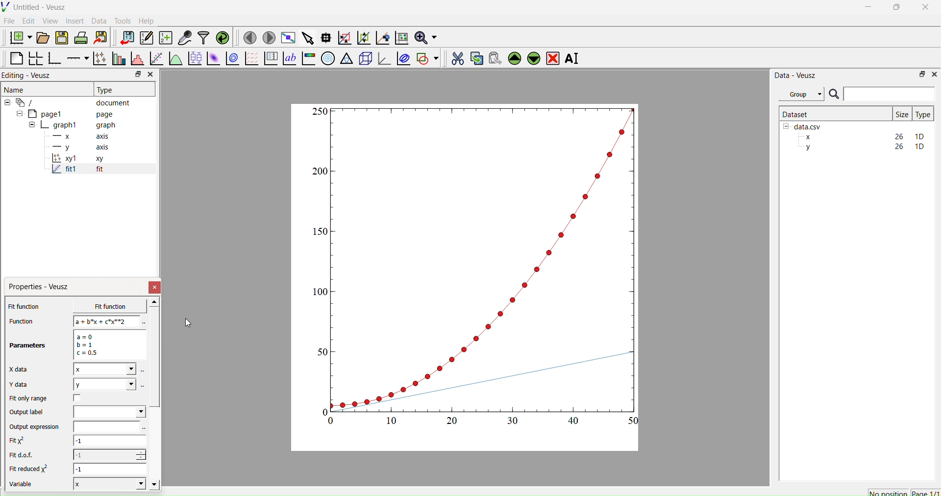 The image size is (941, 496). Describe the element at coordinates (165, 38) in the screenshot. I see `Create a new dataset` at that location.